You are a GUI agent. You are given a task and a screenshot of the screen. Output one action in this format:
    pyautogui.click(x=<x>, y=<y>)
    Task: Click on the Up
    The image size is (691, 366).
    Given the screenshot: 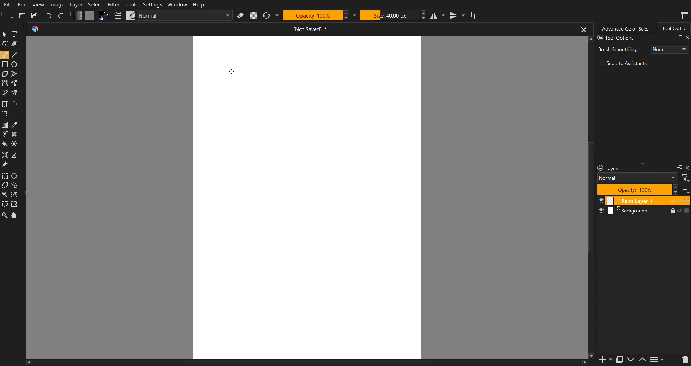 What is the action you would take?
    pyautogui.click(x=643, y=360)
    